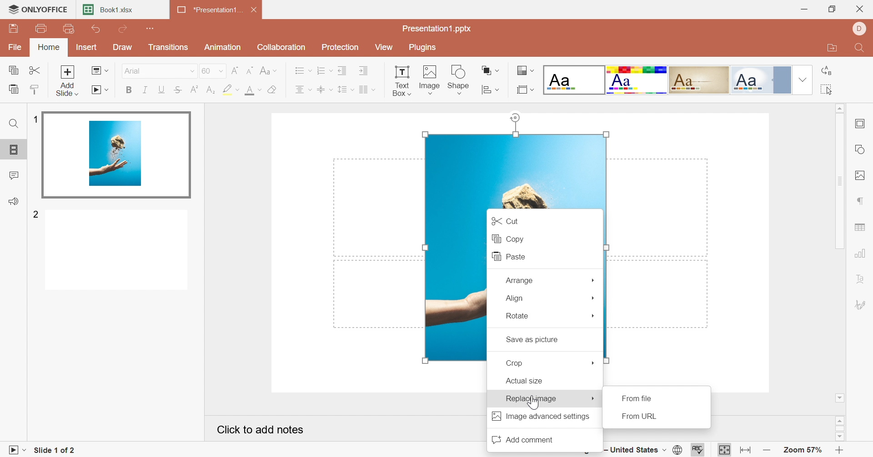 This screenshot has width=873, height=457. Describe the element at coordinates (460, 80) in the screenshot. I see `Shape` at that location.